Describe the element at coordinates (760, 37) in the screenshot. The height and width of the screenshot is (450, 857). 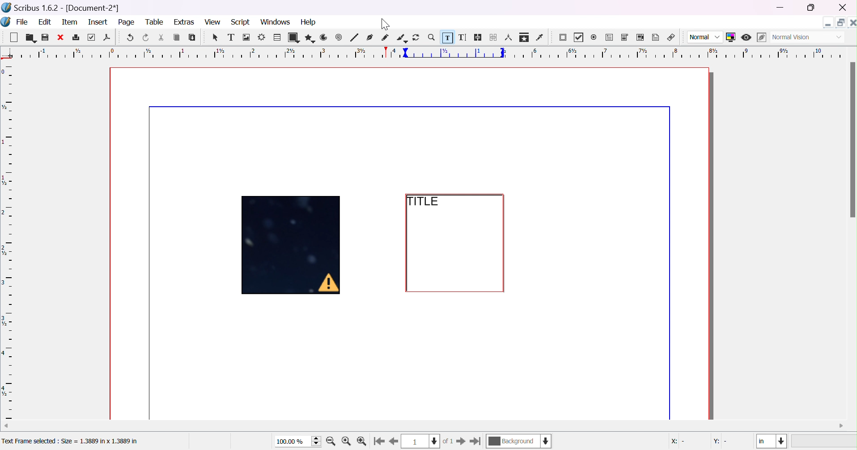
I see `edit in preview mode` at that location.